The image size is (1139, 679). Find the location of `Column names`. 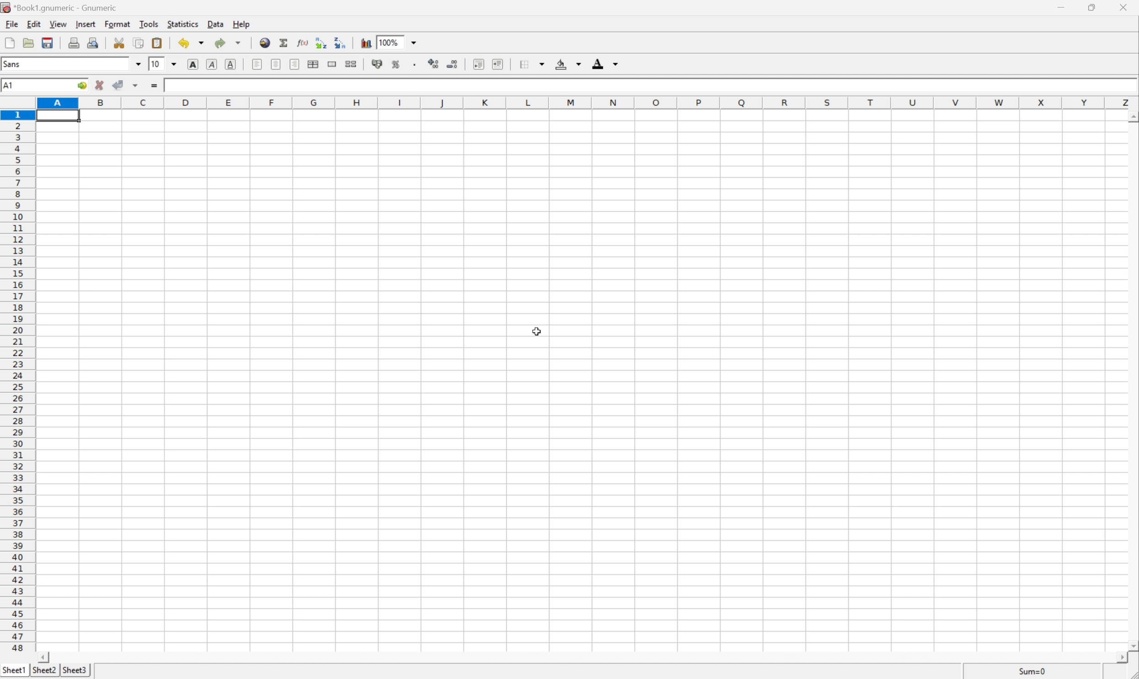

Column names is located at coordinates (587, 103).